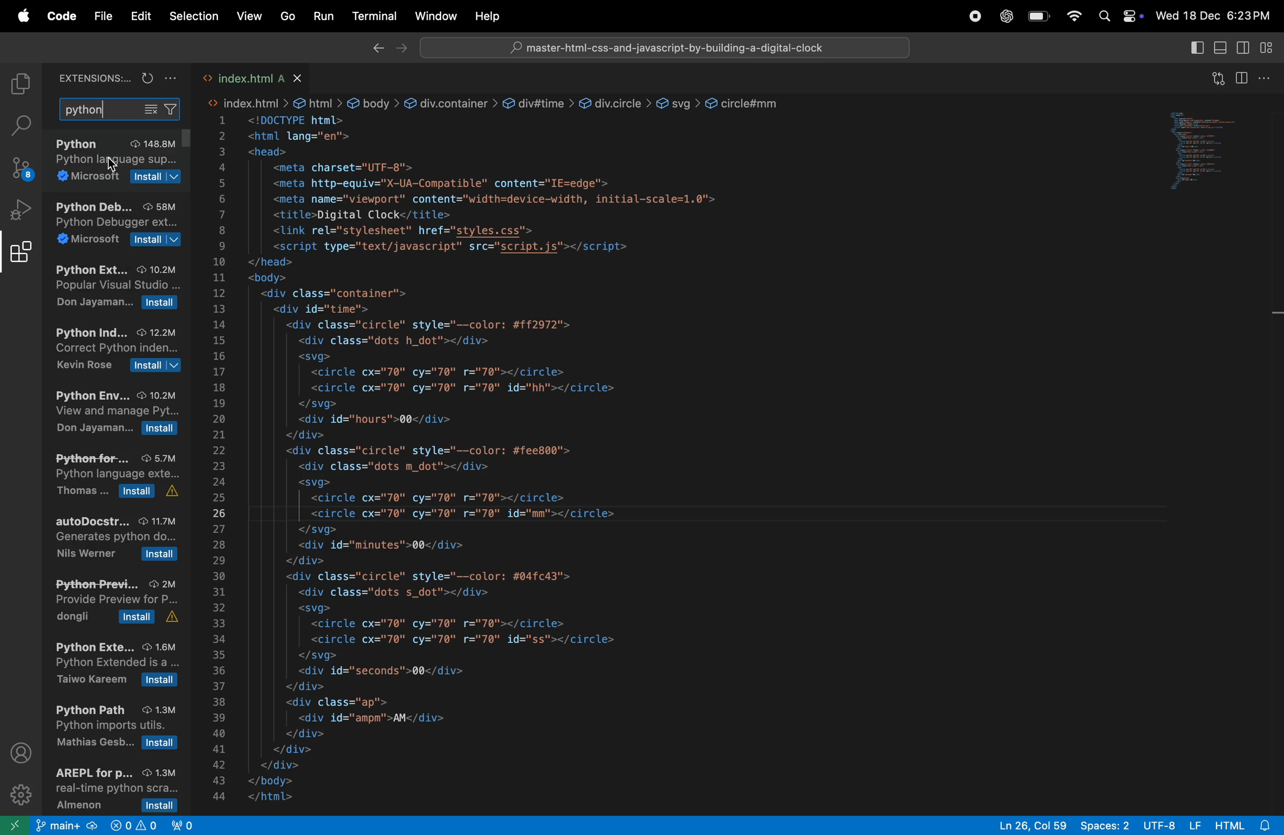 The image size is (1284, 835). What do you see at coordinates (1120, 16) in the screenshot?
I see `apple widgets` at bounding box center [1120, 16].